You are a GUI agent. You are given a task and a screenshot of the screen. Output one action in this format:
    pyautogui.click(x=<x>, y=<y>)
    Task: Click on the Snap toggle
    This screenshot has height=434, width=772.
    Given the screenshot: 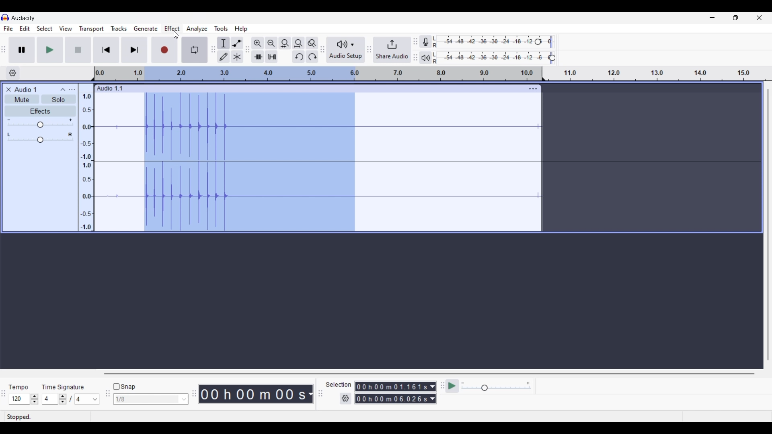 What is the action you would take?
    pyautogui.click(x=124, y=387)
    